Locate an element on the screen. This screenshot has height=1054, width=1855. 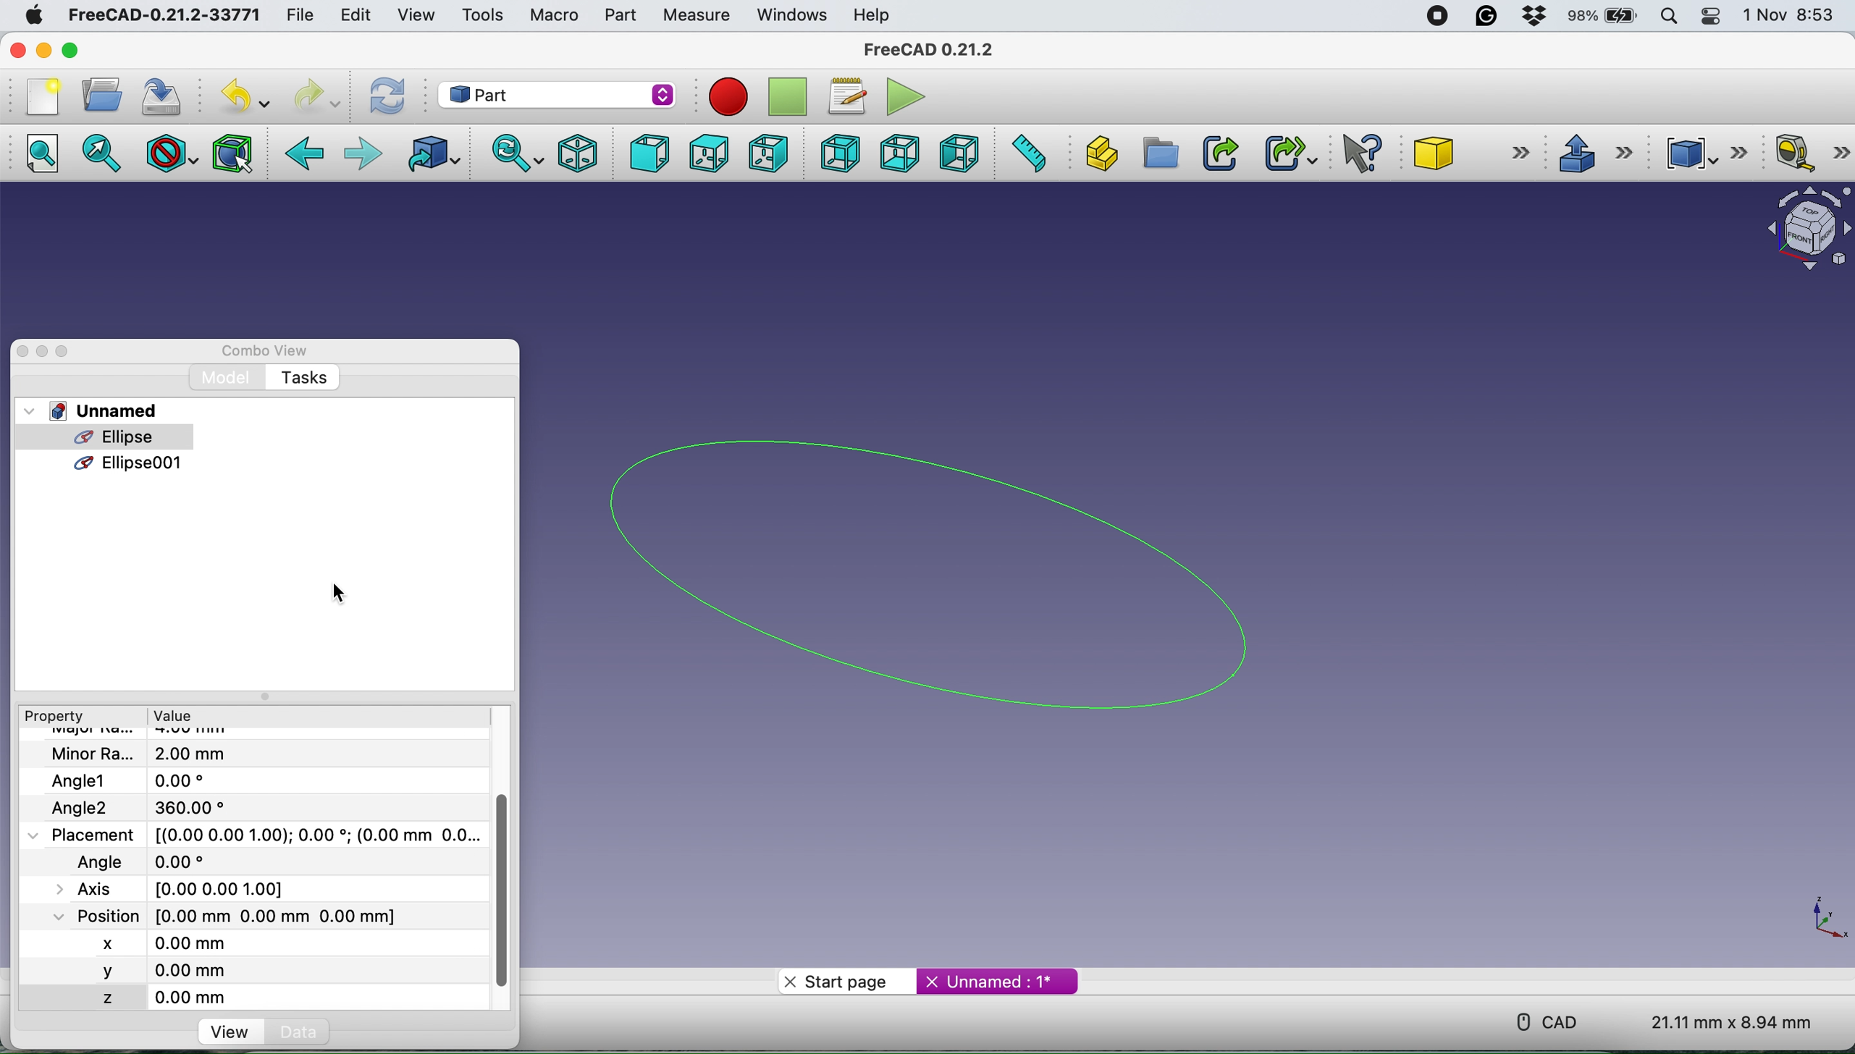
sync view is located at coordinates (518, 153).